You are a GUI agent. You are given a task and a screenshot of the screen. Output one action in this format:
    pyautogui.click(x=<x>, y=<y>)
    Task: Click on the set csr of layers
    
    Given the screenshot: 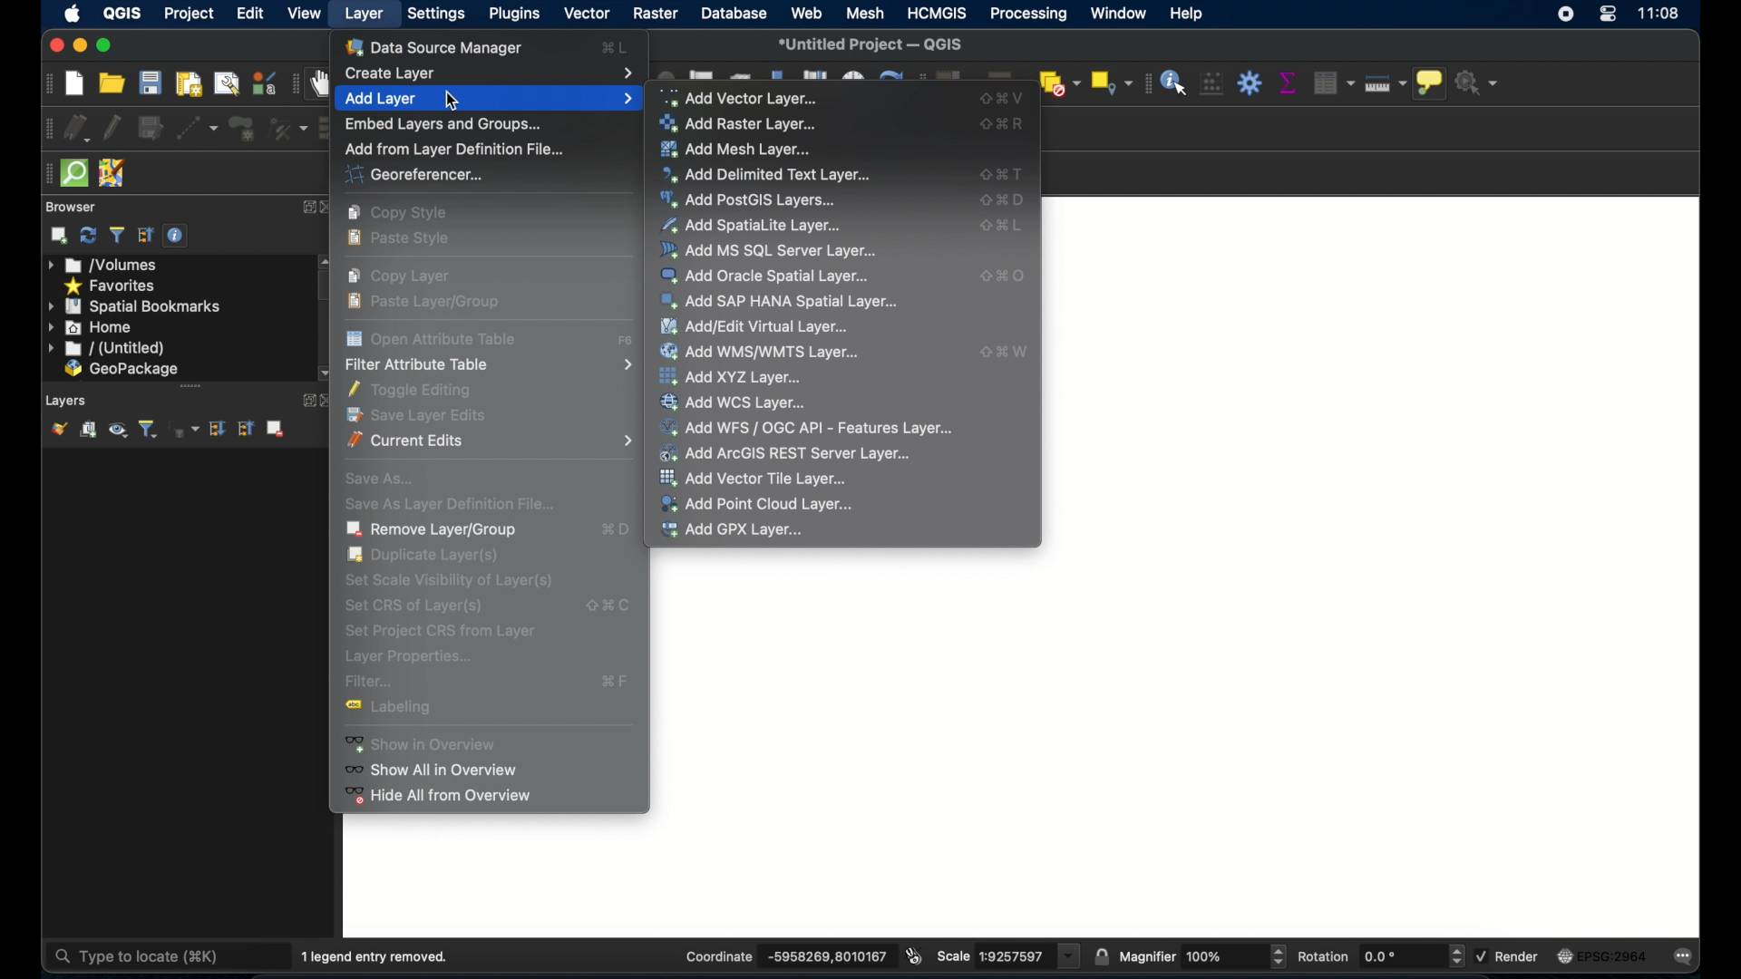 What is the action you would take?
    pyautogui.click(x=607, y=603)
    